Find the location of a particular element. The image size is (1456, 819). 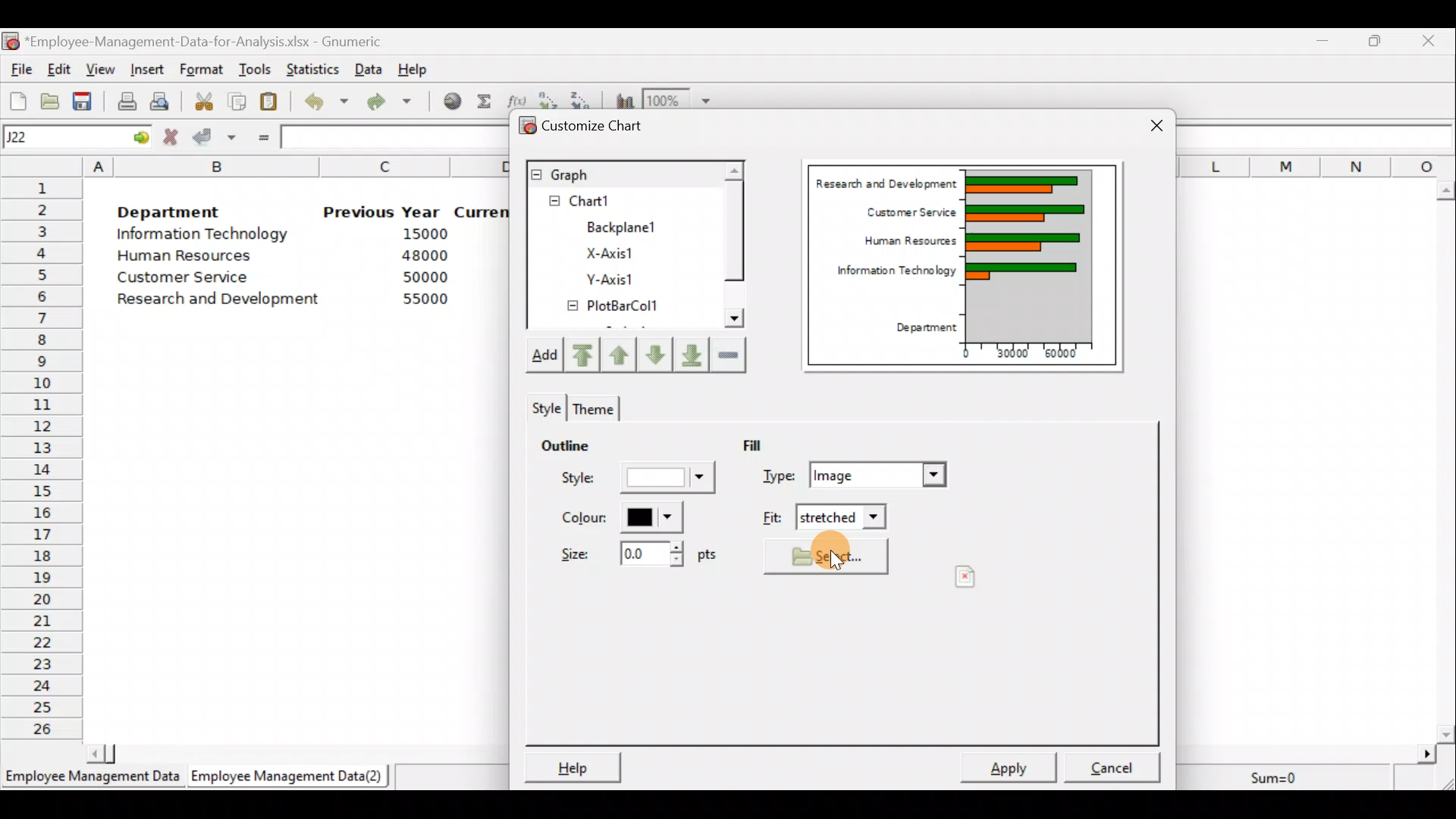

Size is located at coordinates (632, 558).